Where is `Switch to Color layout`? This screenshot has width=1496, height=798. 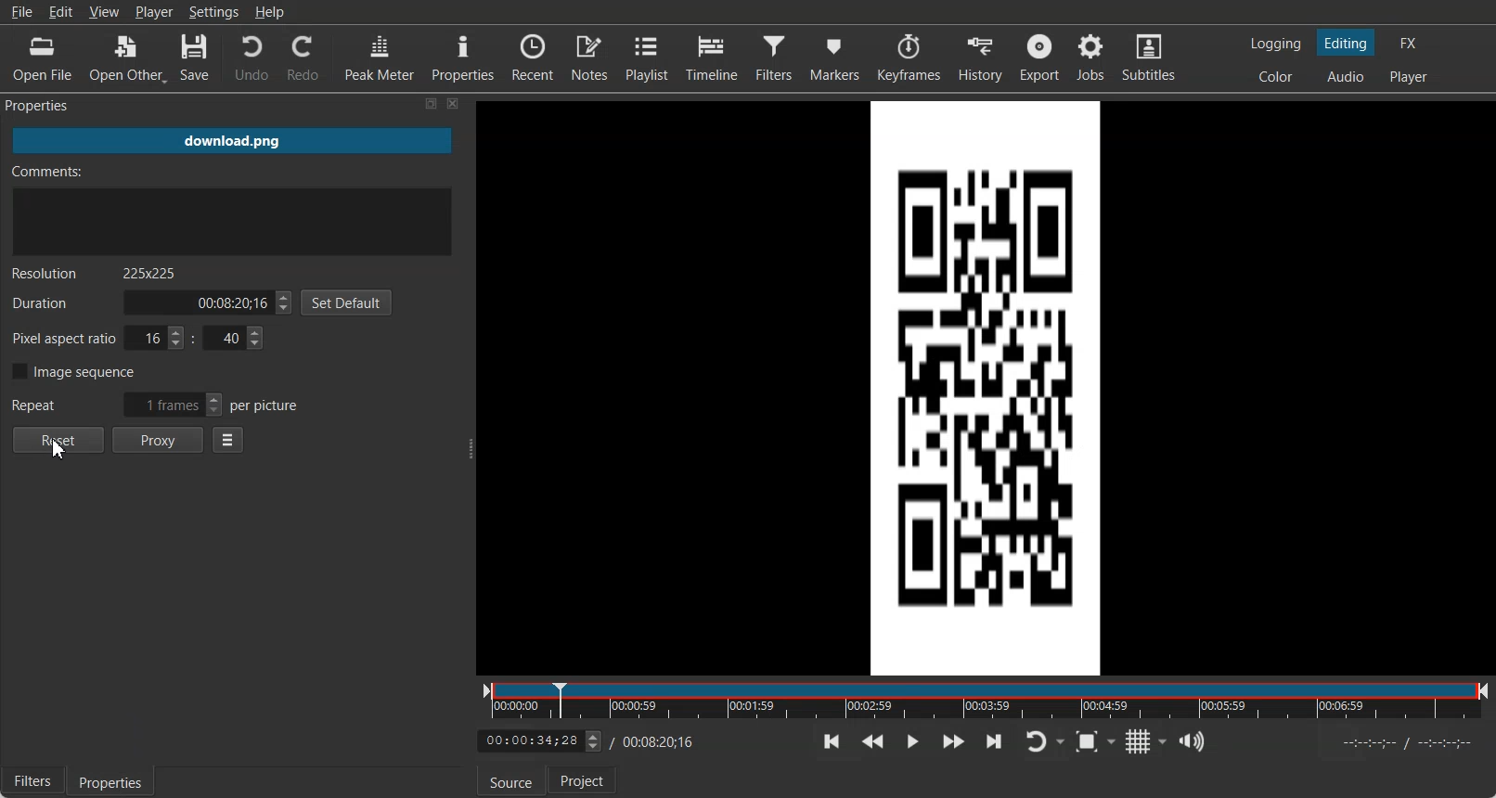
Switch to Color layout is located at coordinates (1273, 77).